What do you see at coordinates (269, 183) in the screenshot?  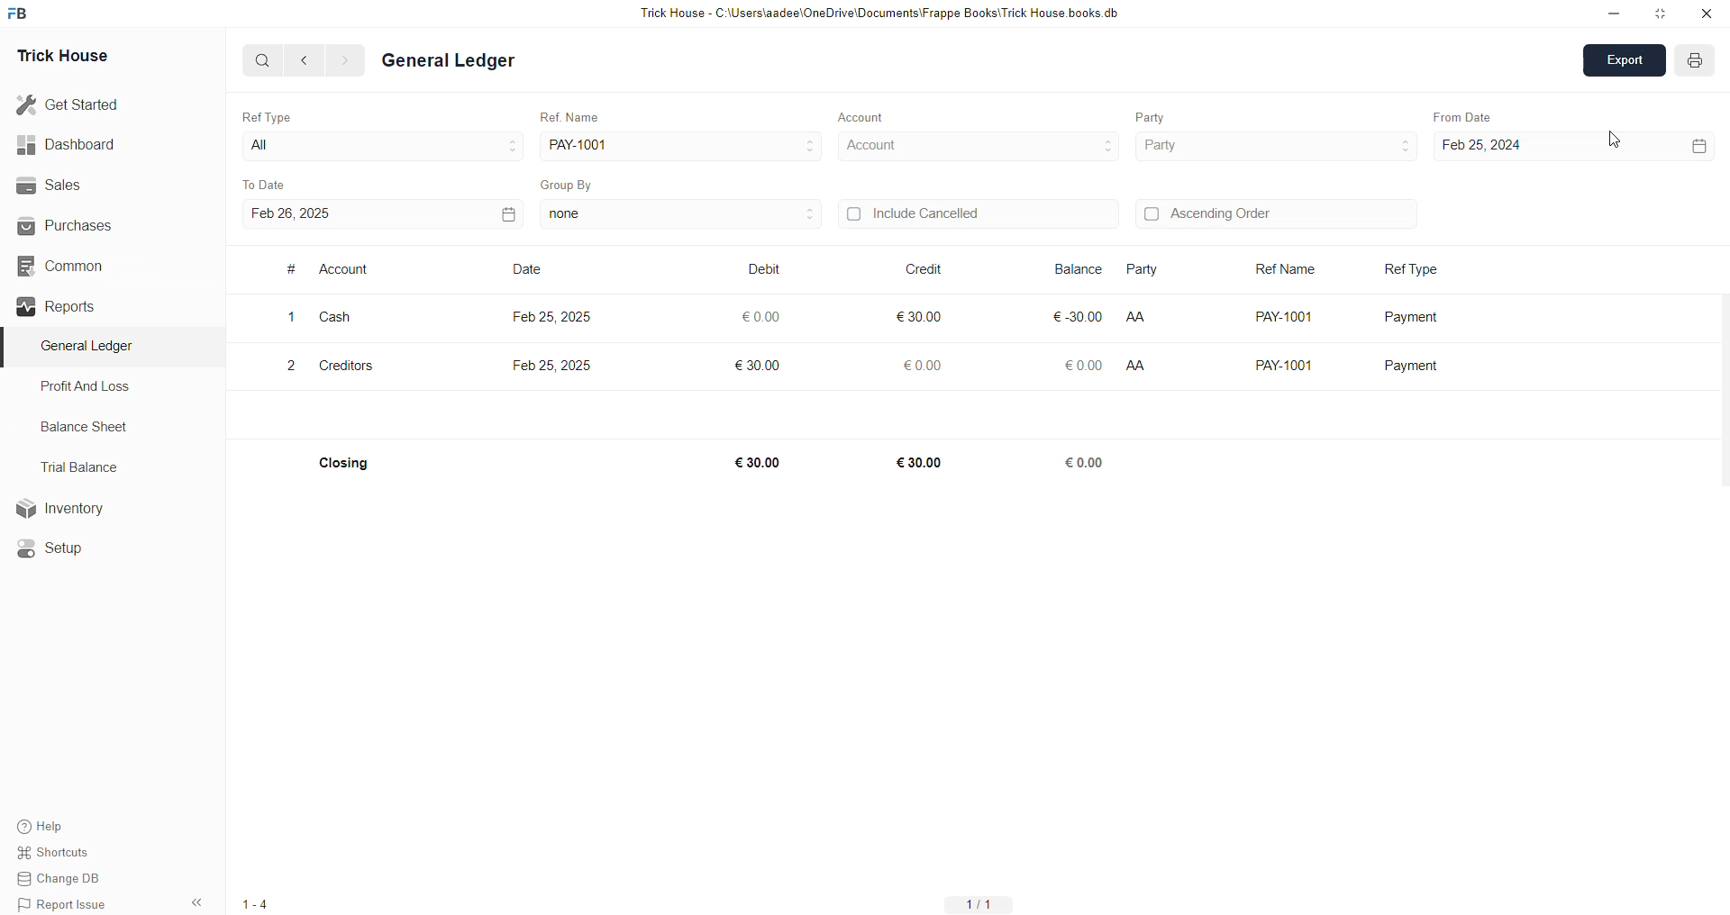 I see `To Date` at bounding box center [269, 183].